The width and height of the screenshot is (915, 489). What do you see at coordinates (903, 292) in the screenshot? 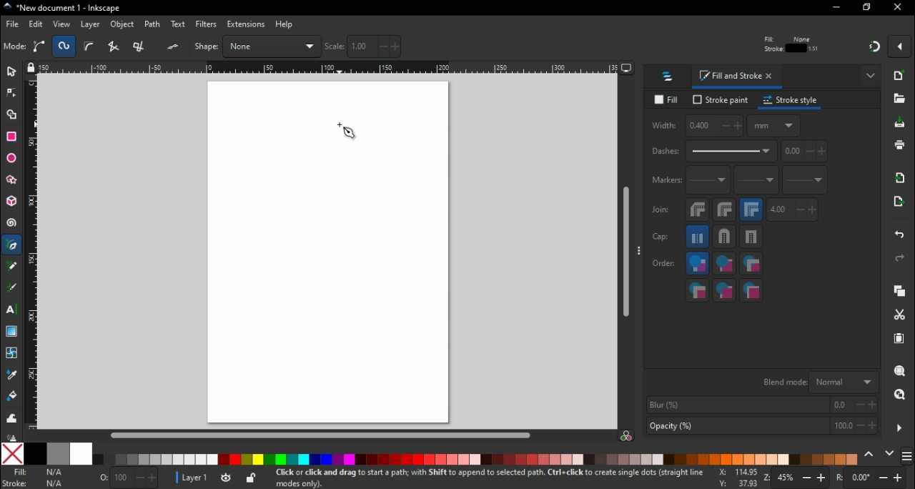
I see `copy` at bounding box center [903, 292].